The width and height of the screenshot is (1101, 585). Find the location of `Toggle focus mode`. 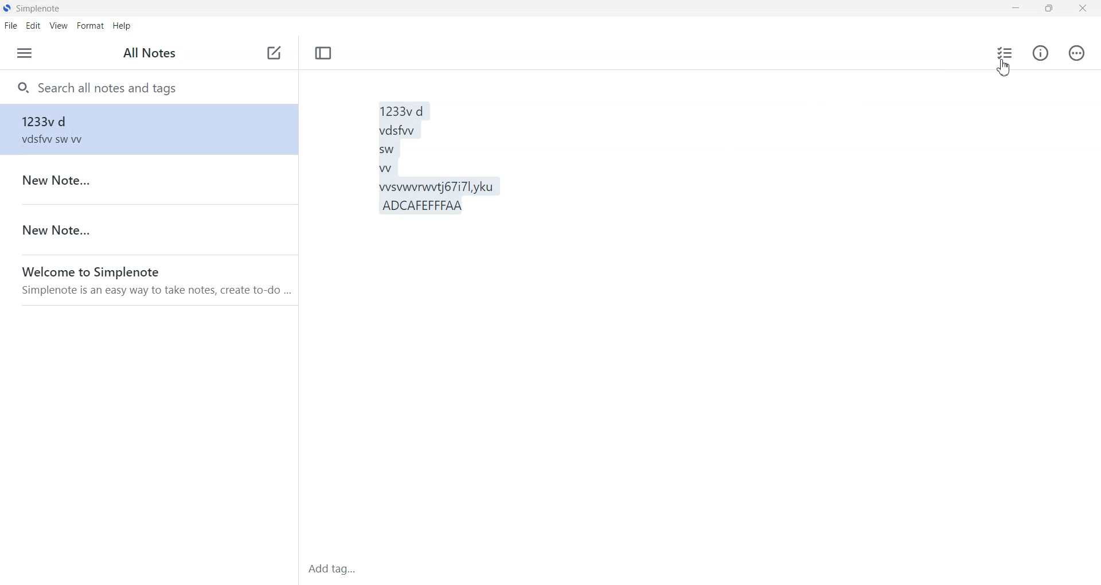

Toggle focus mode is located at coordinates (323, 52).